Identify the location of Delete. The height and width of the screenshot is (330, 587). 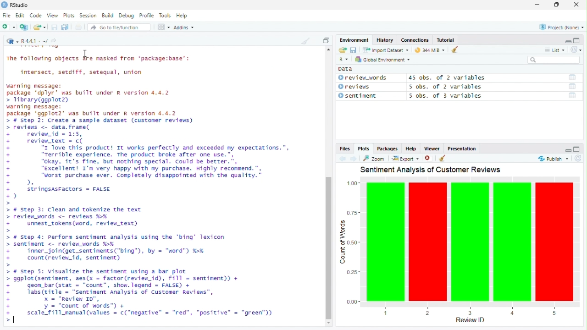
(428, 158).